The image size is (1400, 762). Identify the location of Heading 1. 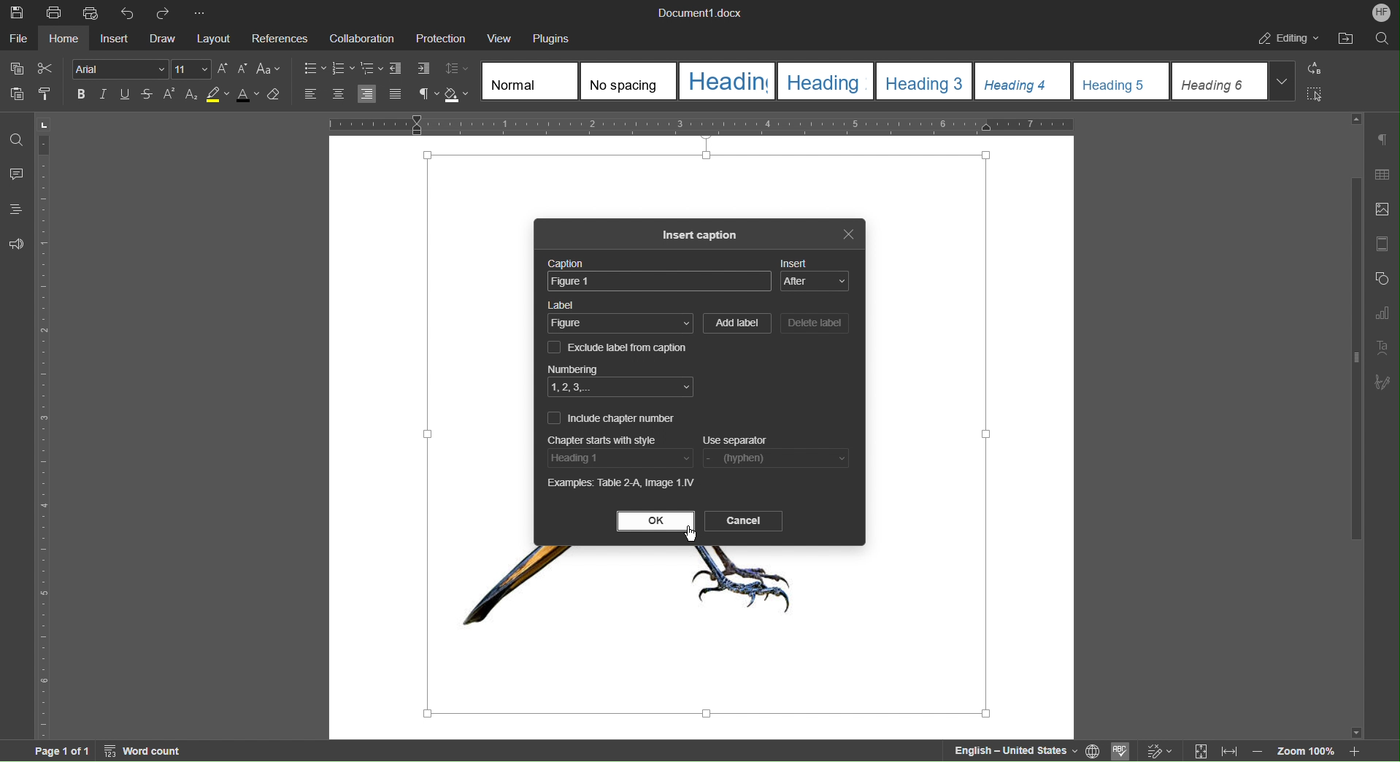
(622, 458).